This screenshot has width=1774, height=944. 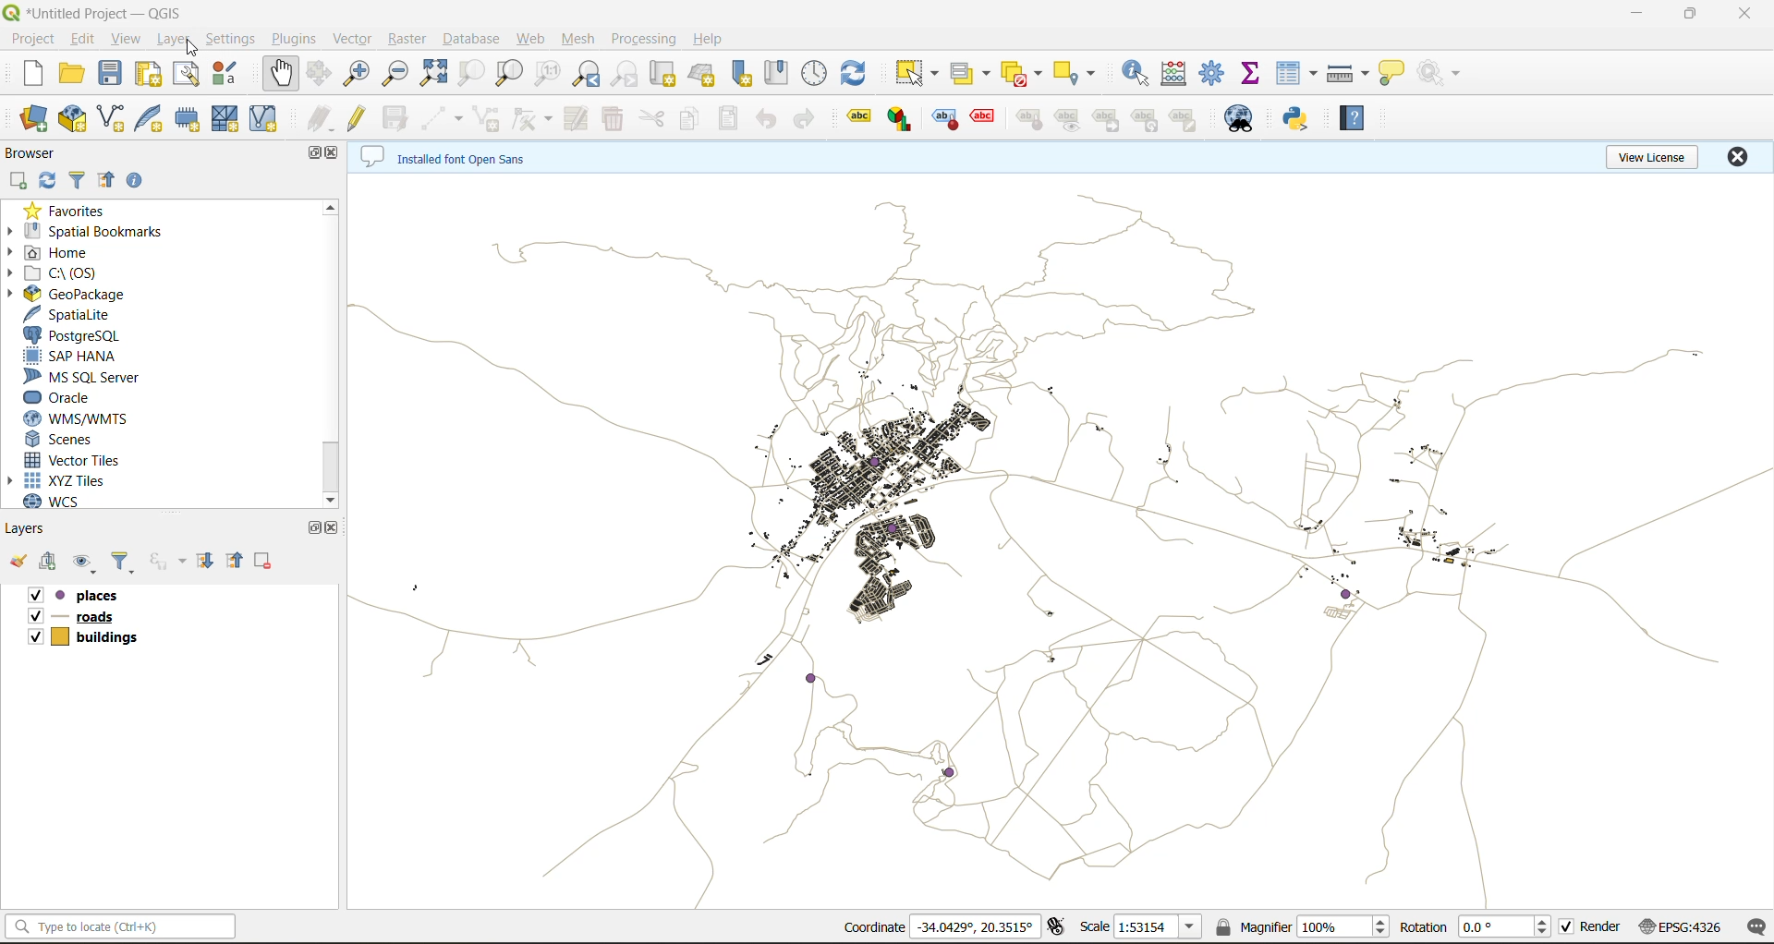 I want to click on help, so click(x=1351, y=120).